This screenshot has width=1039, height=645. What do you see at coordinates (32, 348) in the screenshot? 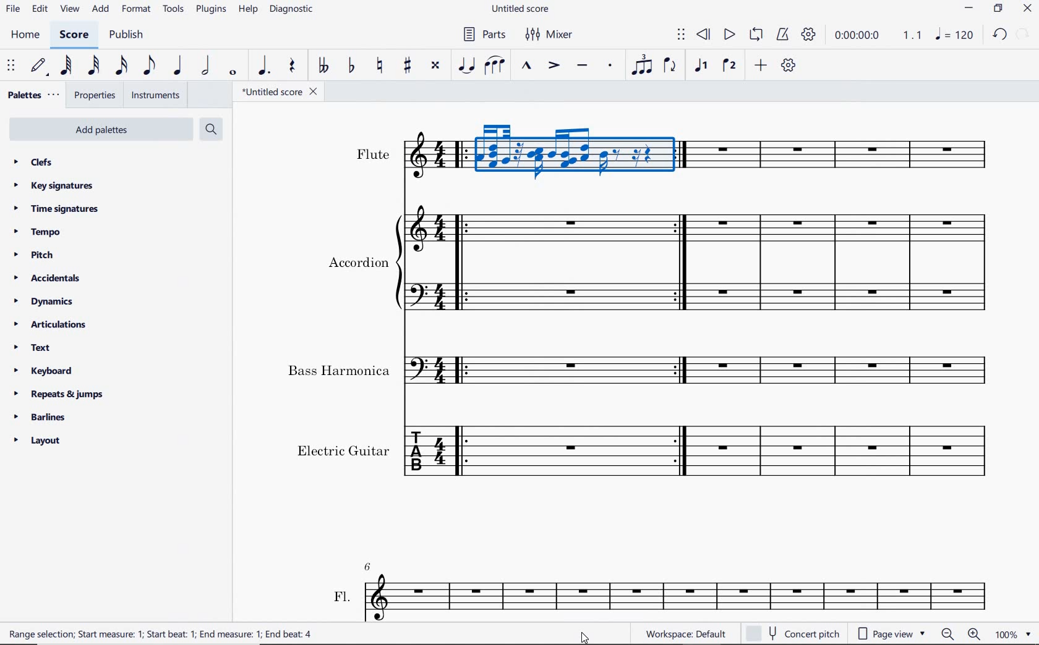
I see `text` at bounding box center [32, 348].